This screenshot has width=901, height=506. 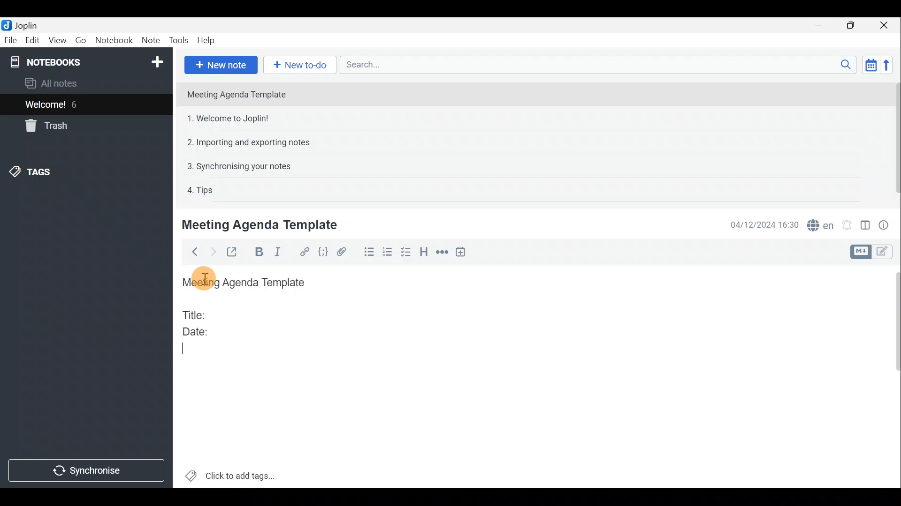 I want to click on , so click(x=205, y=278).